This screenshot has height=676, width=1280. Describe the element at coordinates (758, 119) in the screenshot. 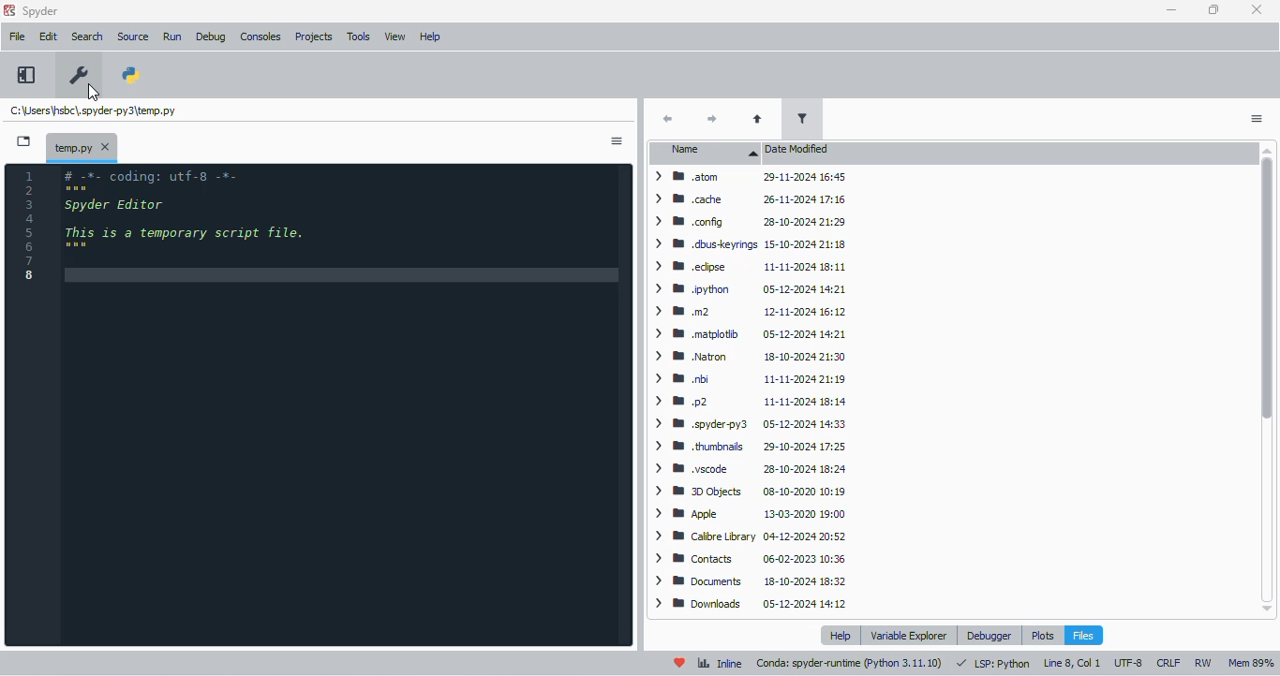

I see `parent` at that location.